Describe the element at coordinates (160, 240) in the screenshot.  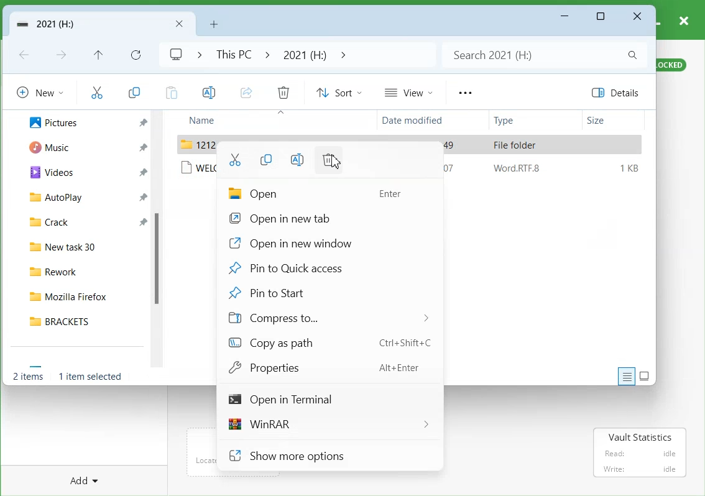
I see `scrollbar` at that location.